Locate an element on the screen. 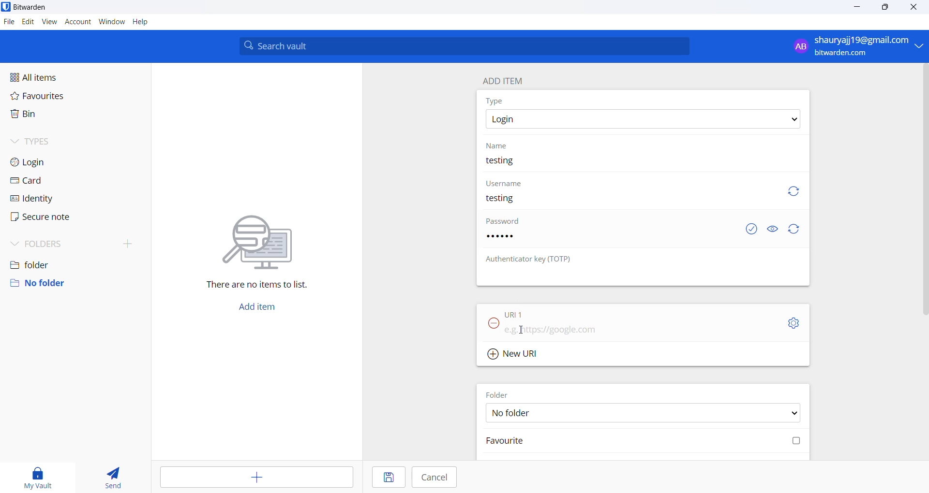 The width and height of the screenshot is (929, 493). refresh is located at coordinates (792, 191).